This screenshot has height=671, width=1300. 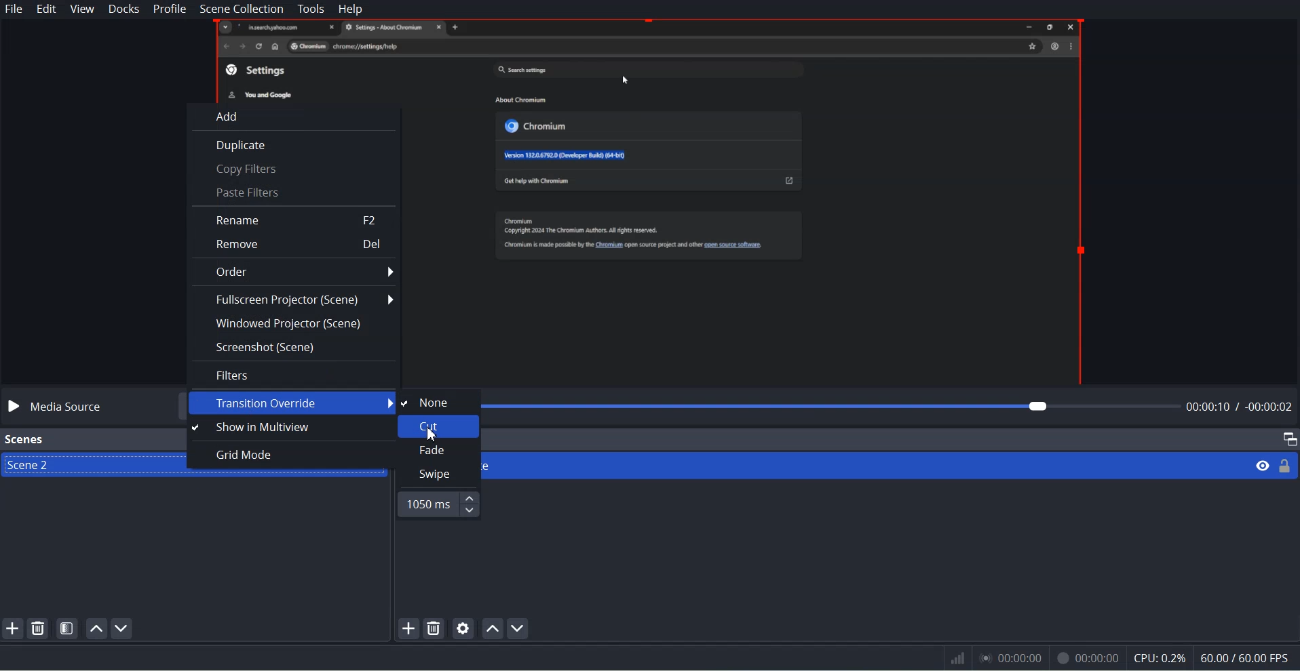 What do you see at coordinates (518, 628) in the screenshot?
I see `Move source down` at bounding box center [518, 628].